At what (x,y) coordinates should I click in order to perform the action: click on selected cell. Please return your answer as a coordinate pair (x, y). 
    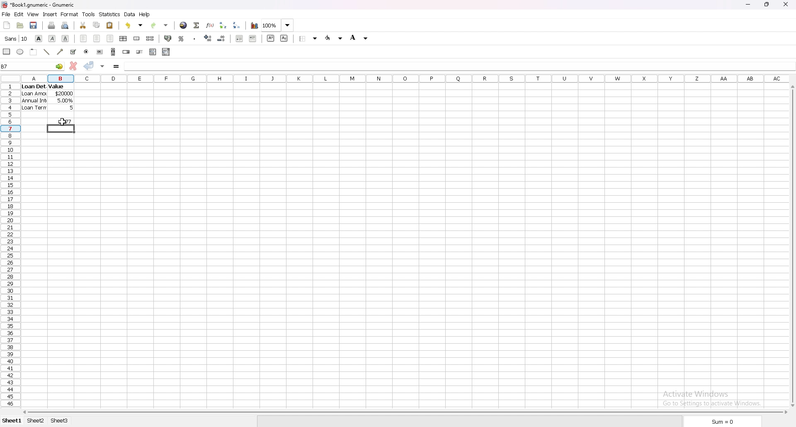
    Looking at the image, I should click on (32, 66).